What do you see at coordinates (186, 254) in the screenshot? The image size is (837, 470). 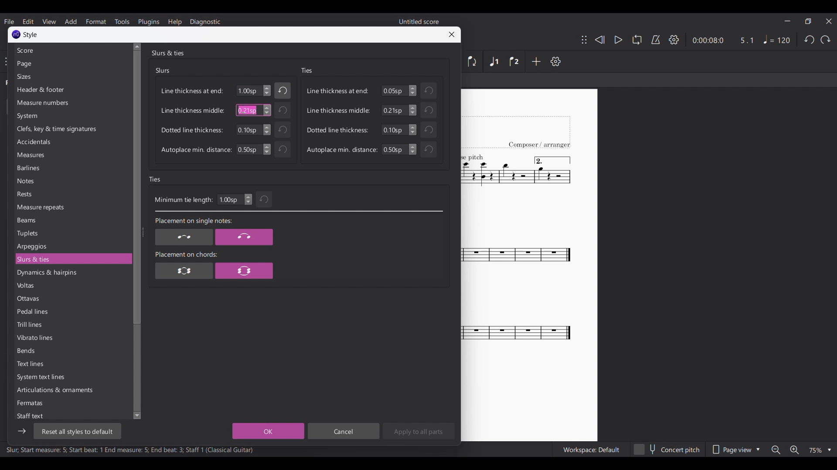 I see `Placement on chord` at bounding box center [186, 254].